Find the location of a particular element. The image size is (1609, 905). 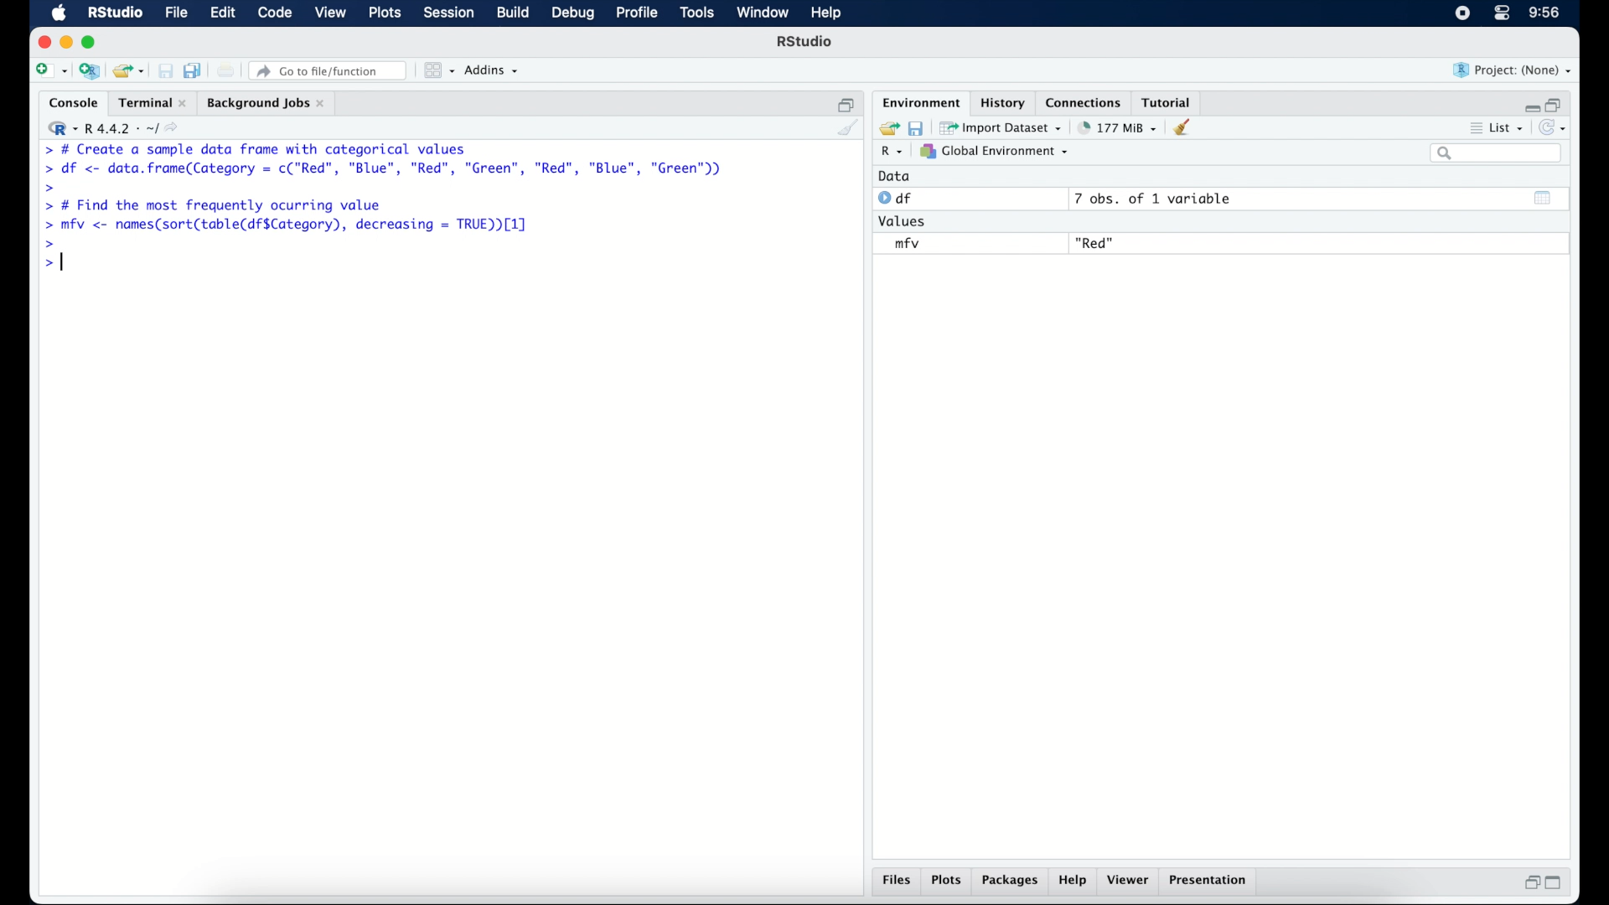

R 4.4.2 is located at coordinates (112, 126).